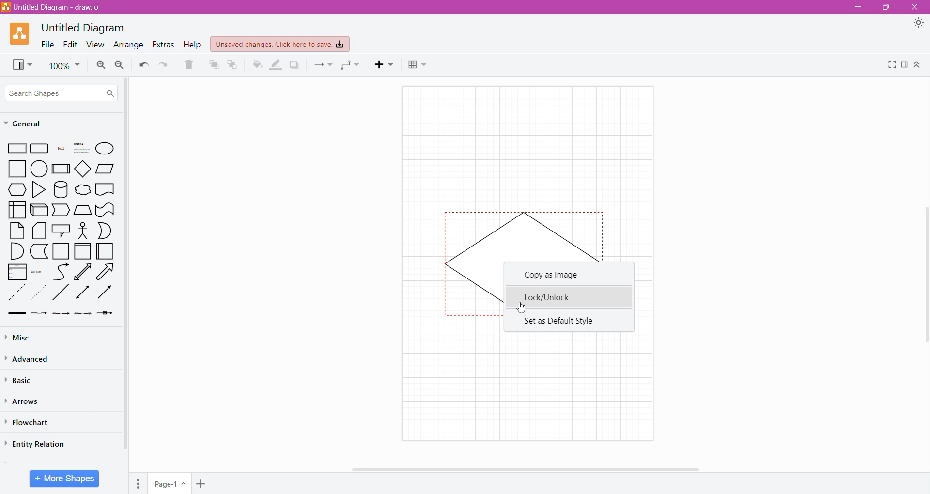 The height and width of the screenshot is (494, 930). I want to click on Waypoints, so click(351, 66).